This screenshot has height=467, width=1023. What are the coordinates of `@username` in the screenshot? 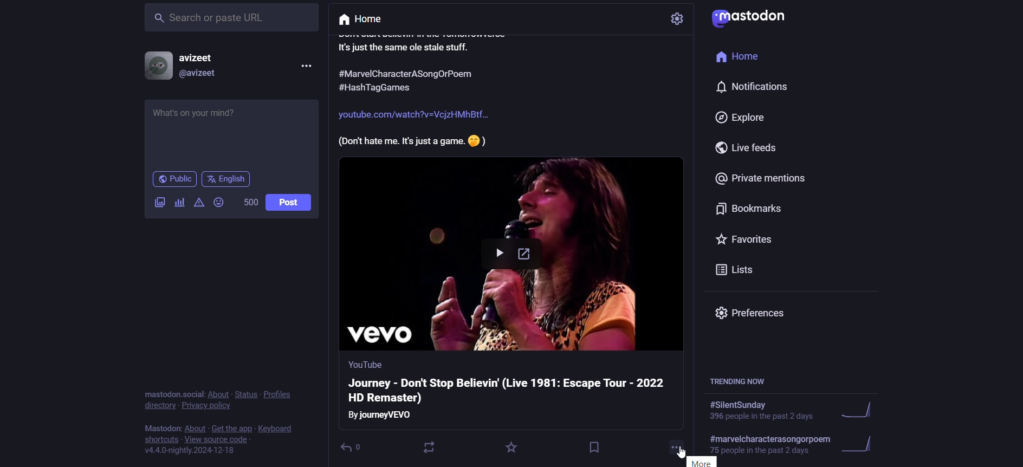 It's located at (198, 76).